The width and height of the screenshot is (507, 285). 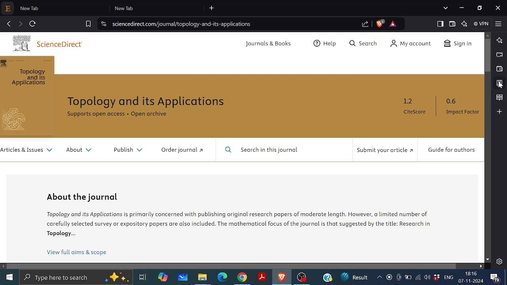 I want to click on Date and time, so click(x=472, y=277).